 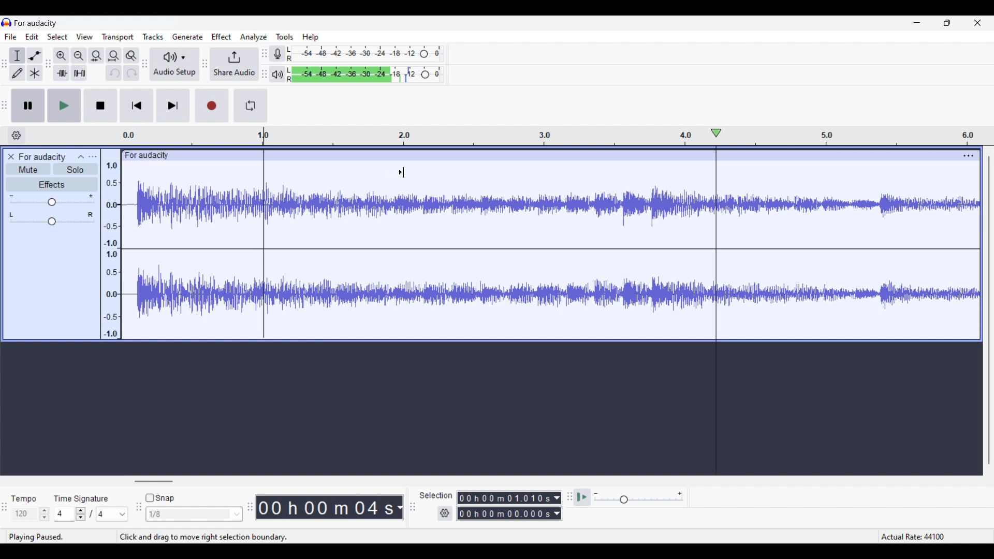 What do you see at coordinates (64, 106) in the screenshot?
I see `Play/Play once` at bounding box center [64, 106].